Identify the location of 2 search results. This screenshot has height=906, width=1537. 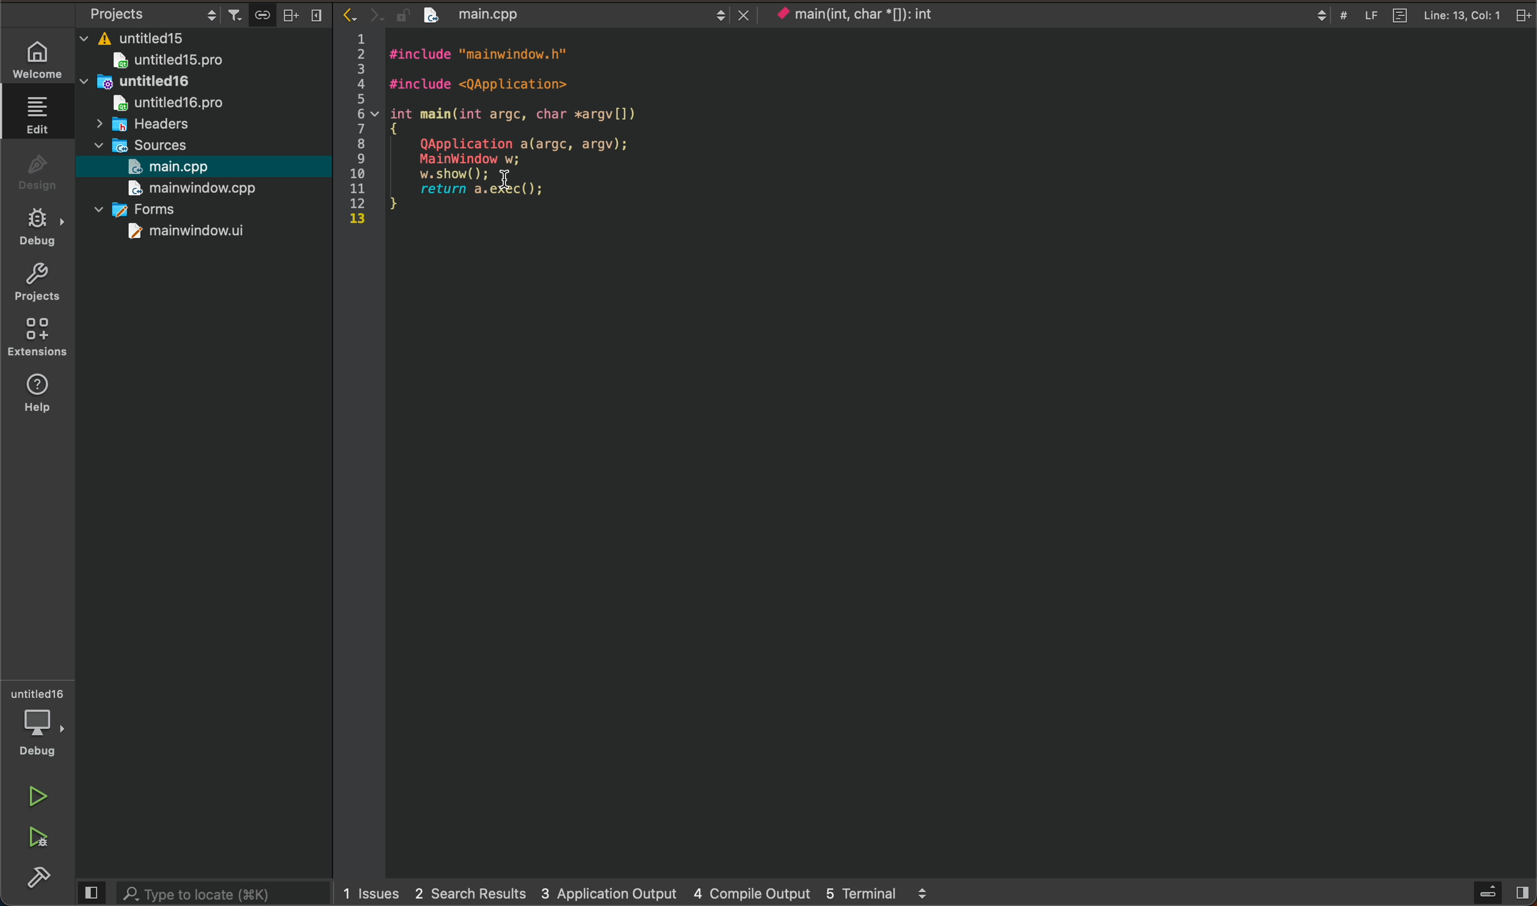
(470, 893).